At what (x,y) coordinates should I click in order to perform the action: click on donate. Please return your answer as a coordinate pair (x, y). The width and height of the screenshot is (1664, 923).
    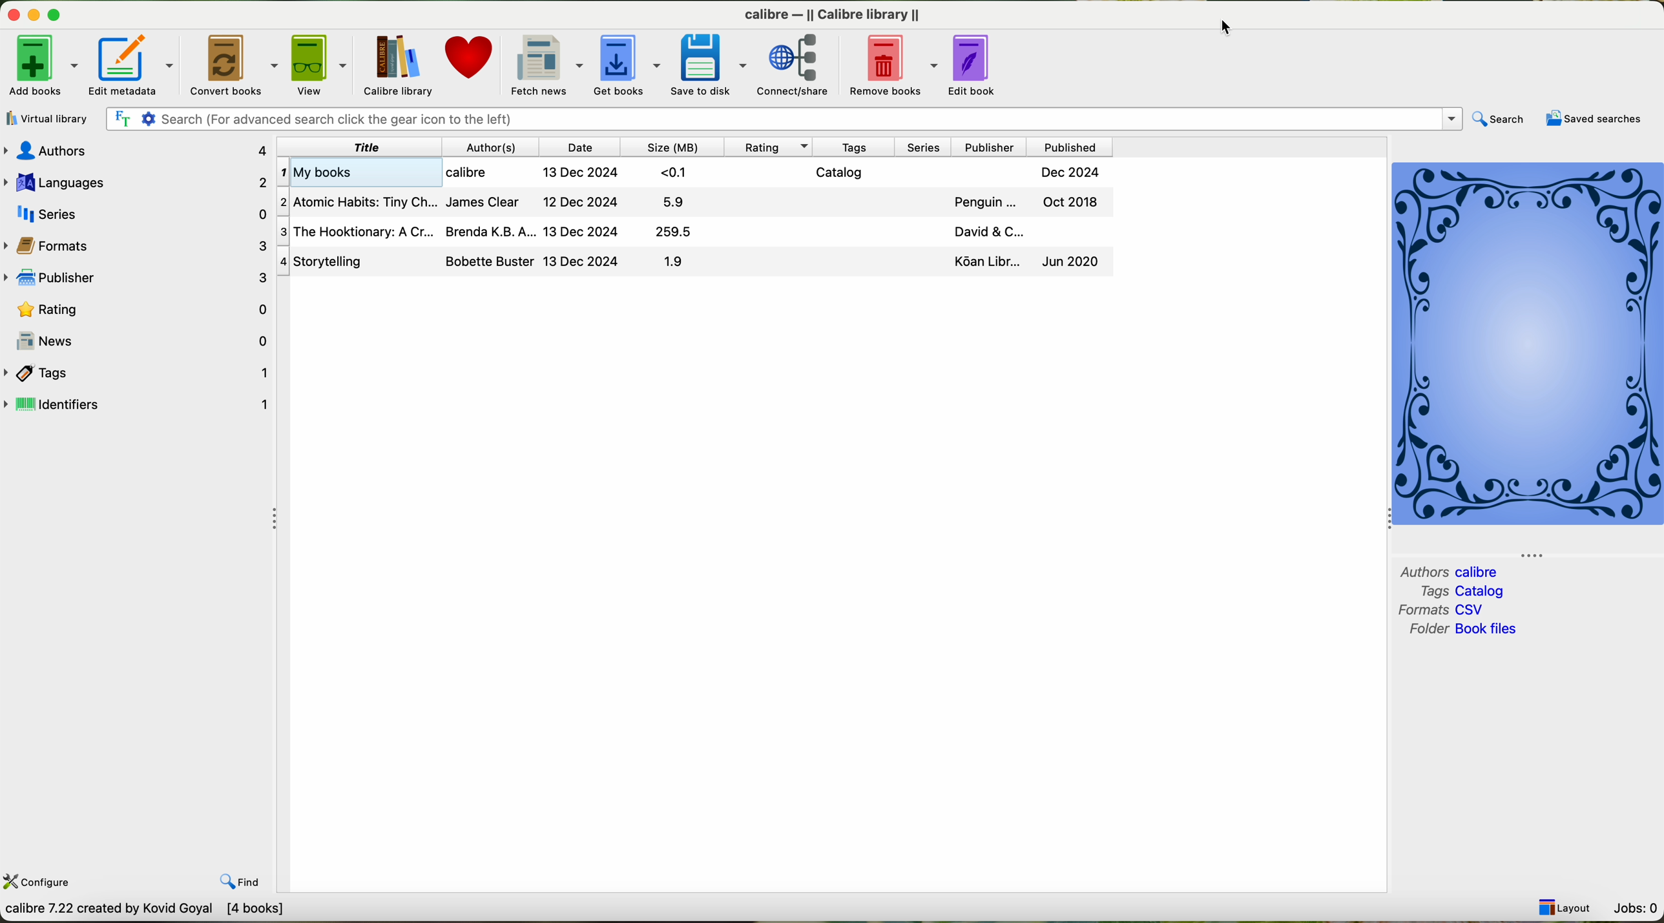
    Looking at the image, I should click on (471, 57).